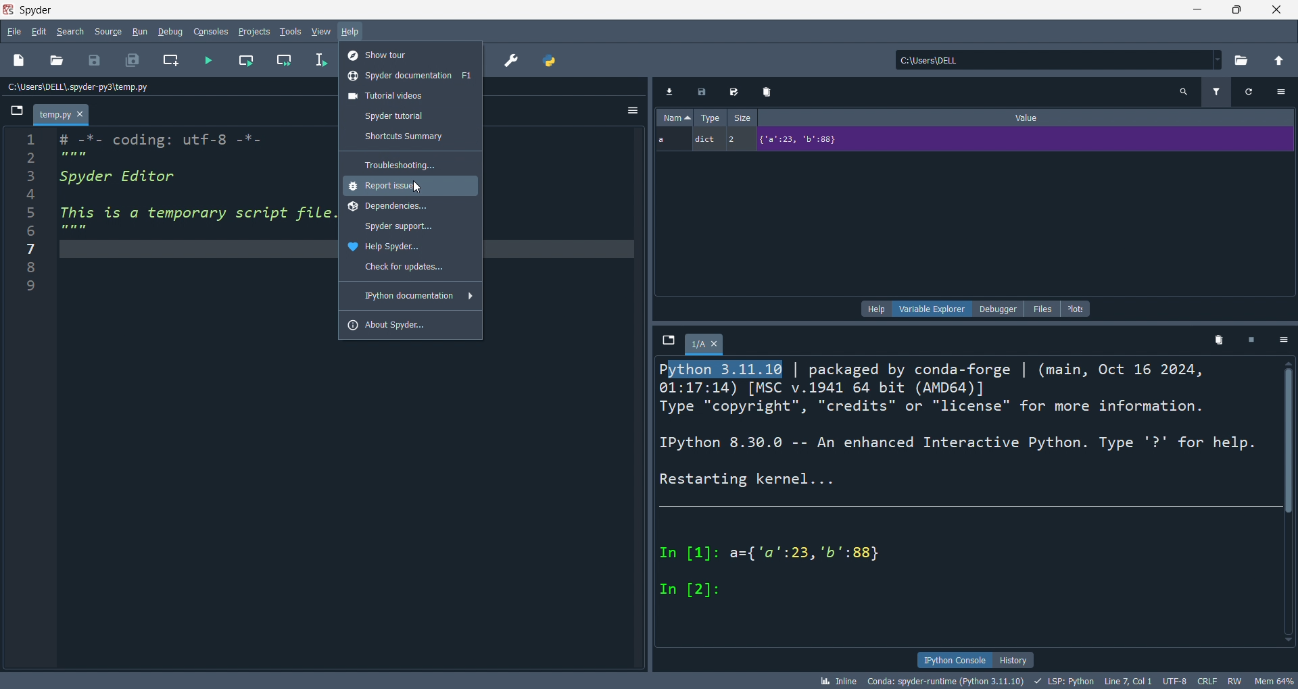  I want to click on Cursor, so click(420, 186).